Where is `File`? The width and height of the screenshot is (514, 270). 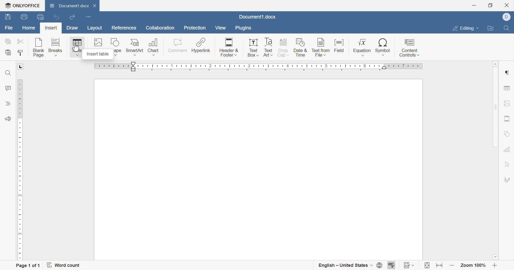
File is located at coordinates (9, 29).